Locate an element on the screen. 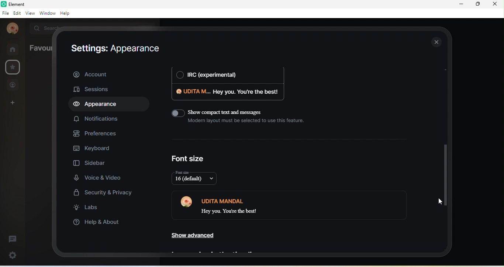 The height and width of the screenshot is (267, 504). labs is located at coordinates (88, 209).